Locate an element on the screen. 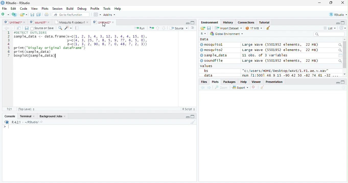  Go to previous section is located at coordinates (157, 28).